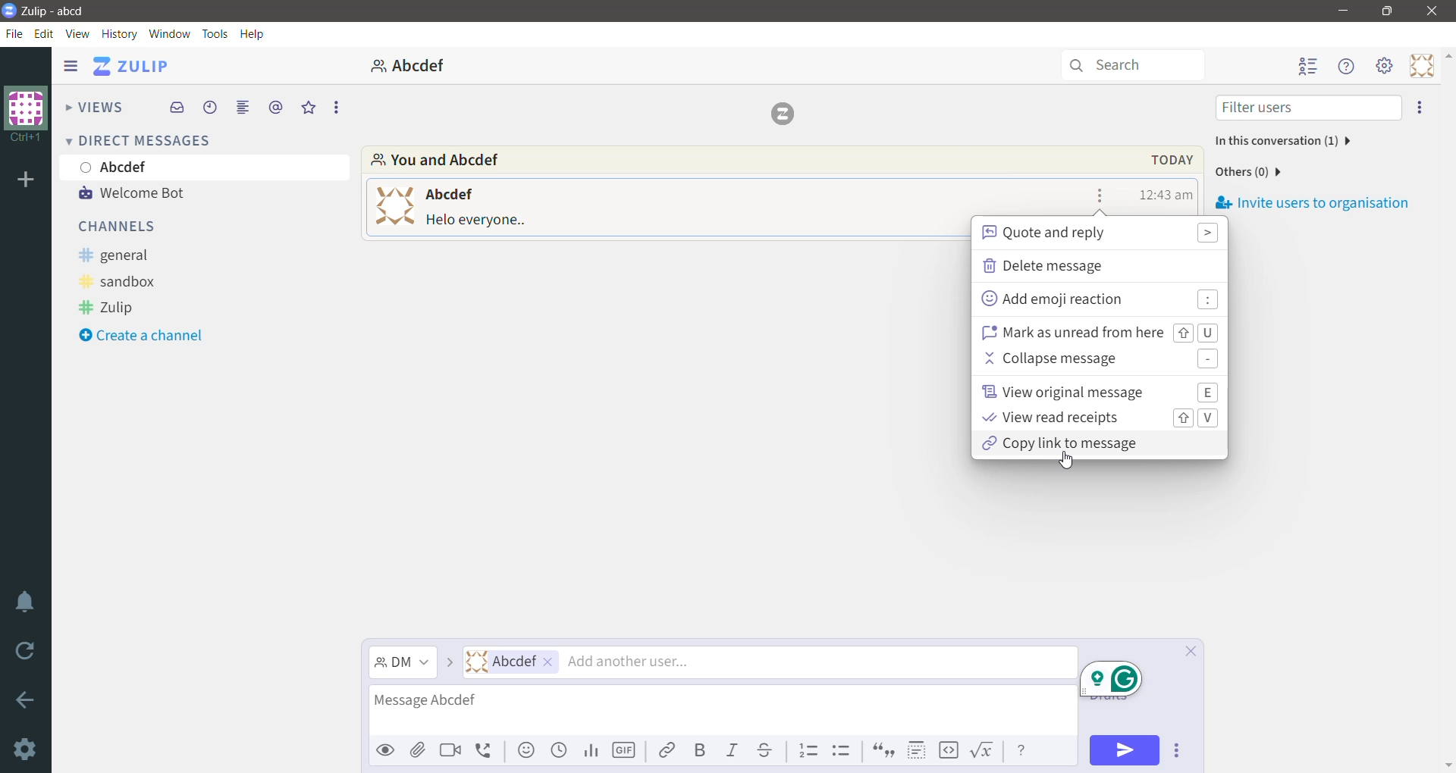 Image resolution: width=1456 pixels, height=773 pixels. What do you see at coordinates (770, 662) in the screenshot?
I see `Users` at bounding box center [770, 662].